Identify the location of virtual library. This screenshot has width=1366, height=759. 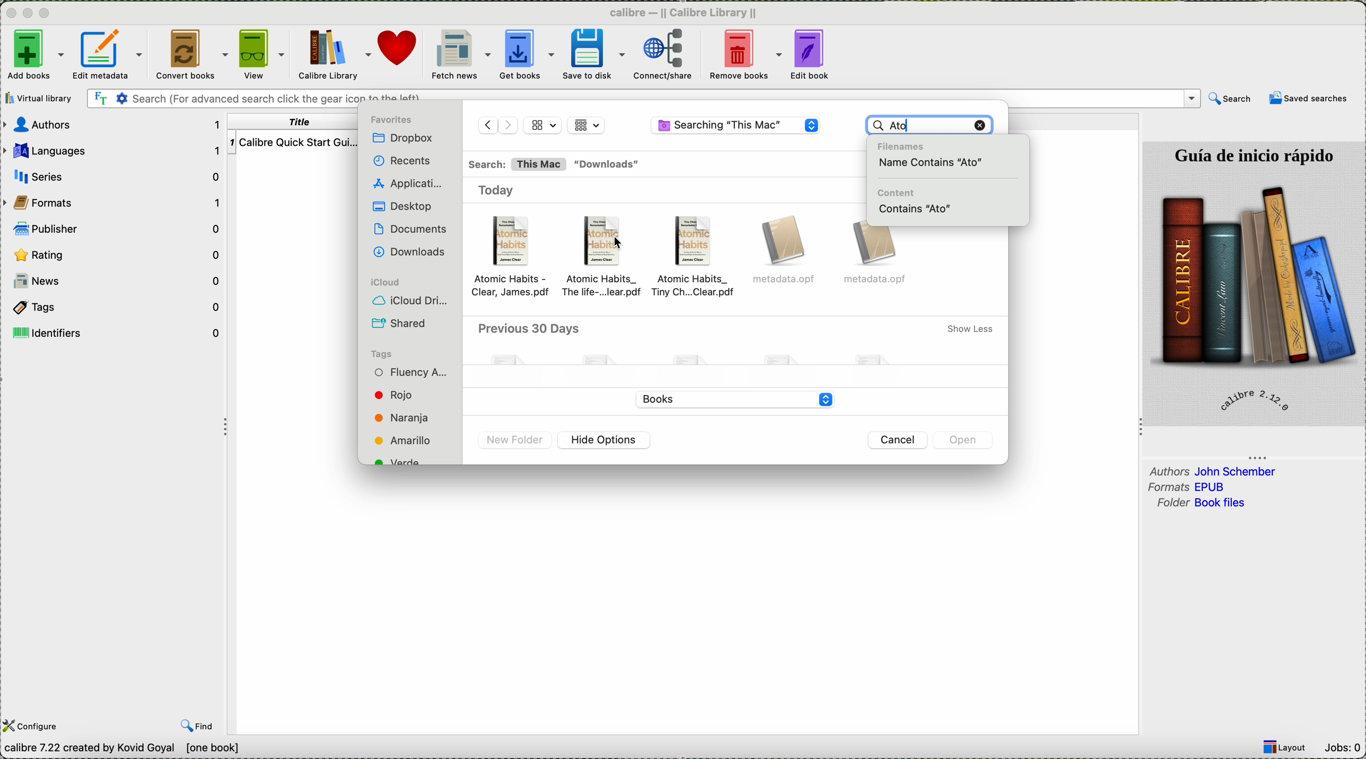
(39, 99).